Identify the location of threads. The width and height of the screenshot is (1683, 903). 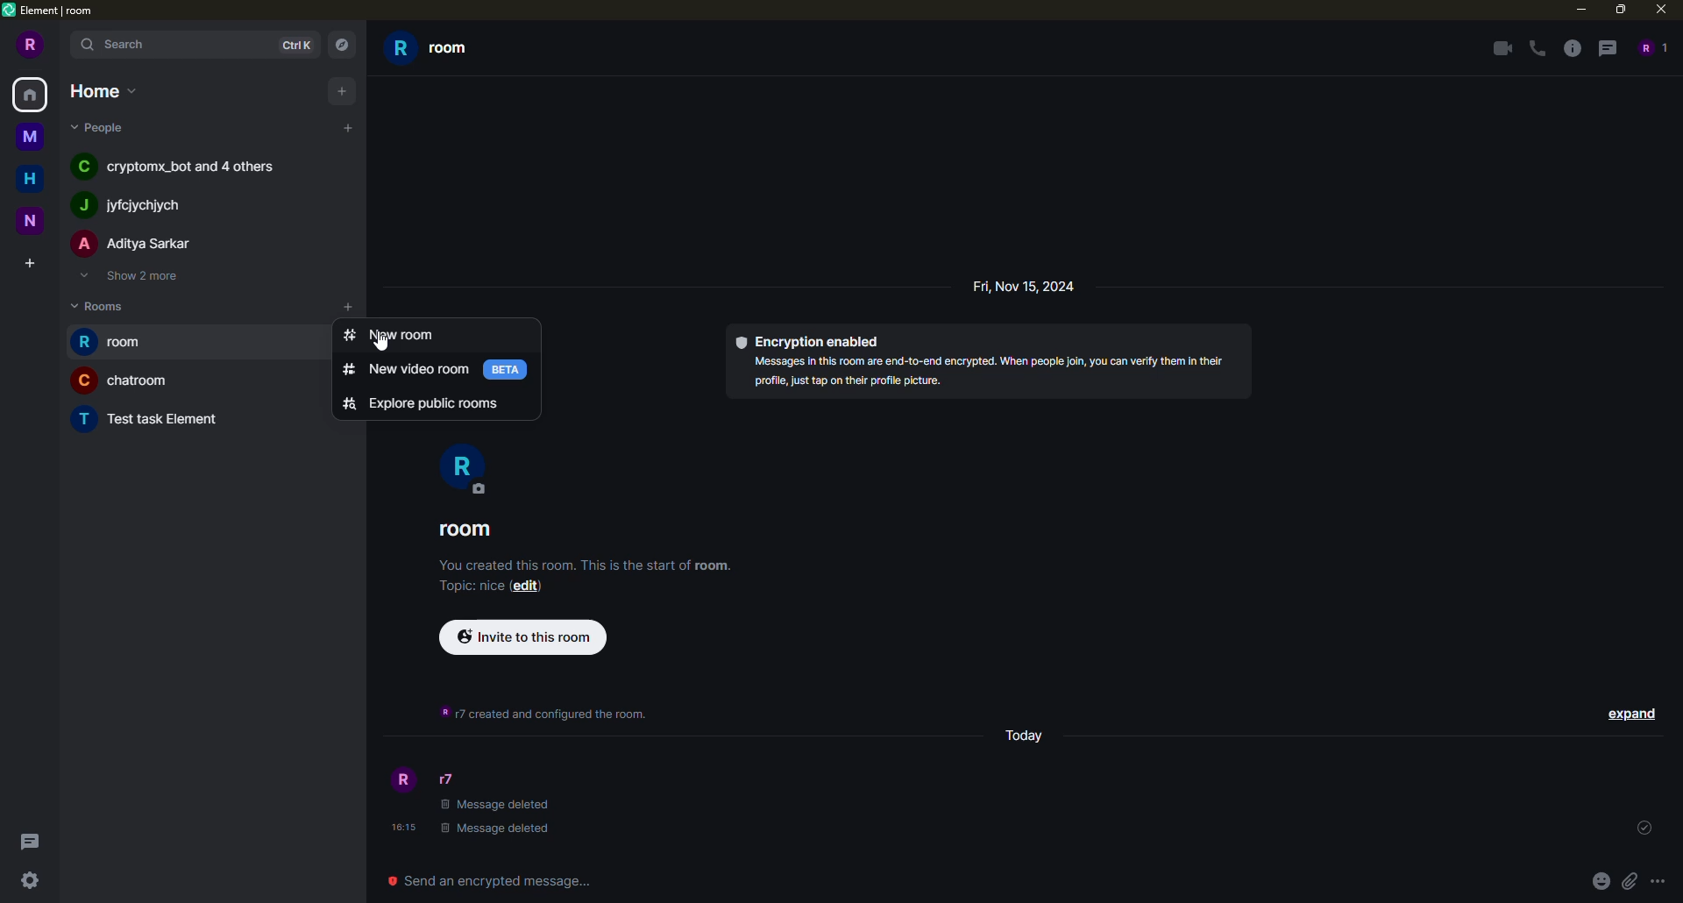
(30, 841).